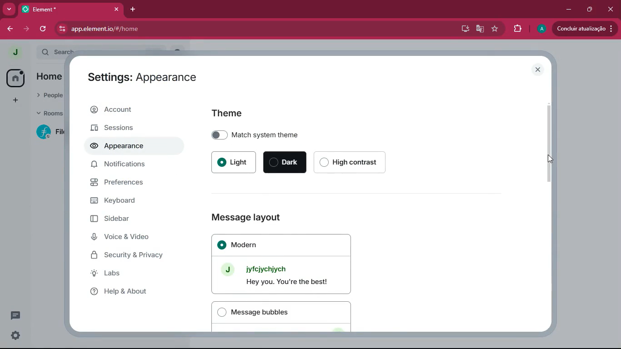 Image resolution: width=621 pixels, height=349 pixels. Describe the element at coordinates (28, 30) in the screenshot. I see `forward` at that location.